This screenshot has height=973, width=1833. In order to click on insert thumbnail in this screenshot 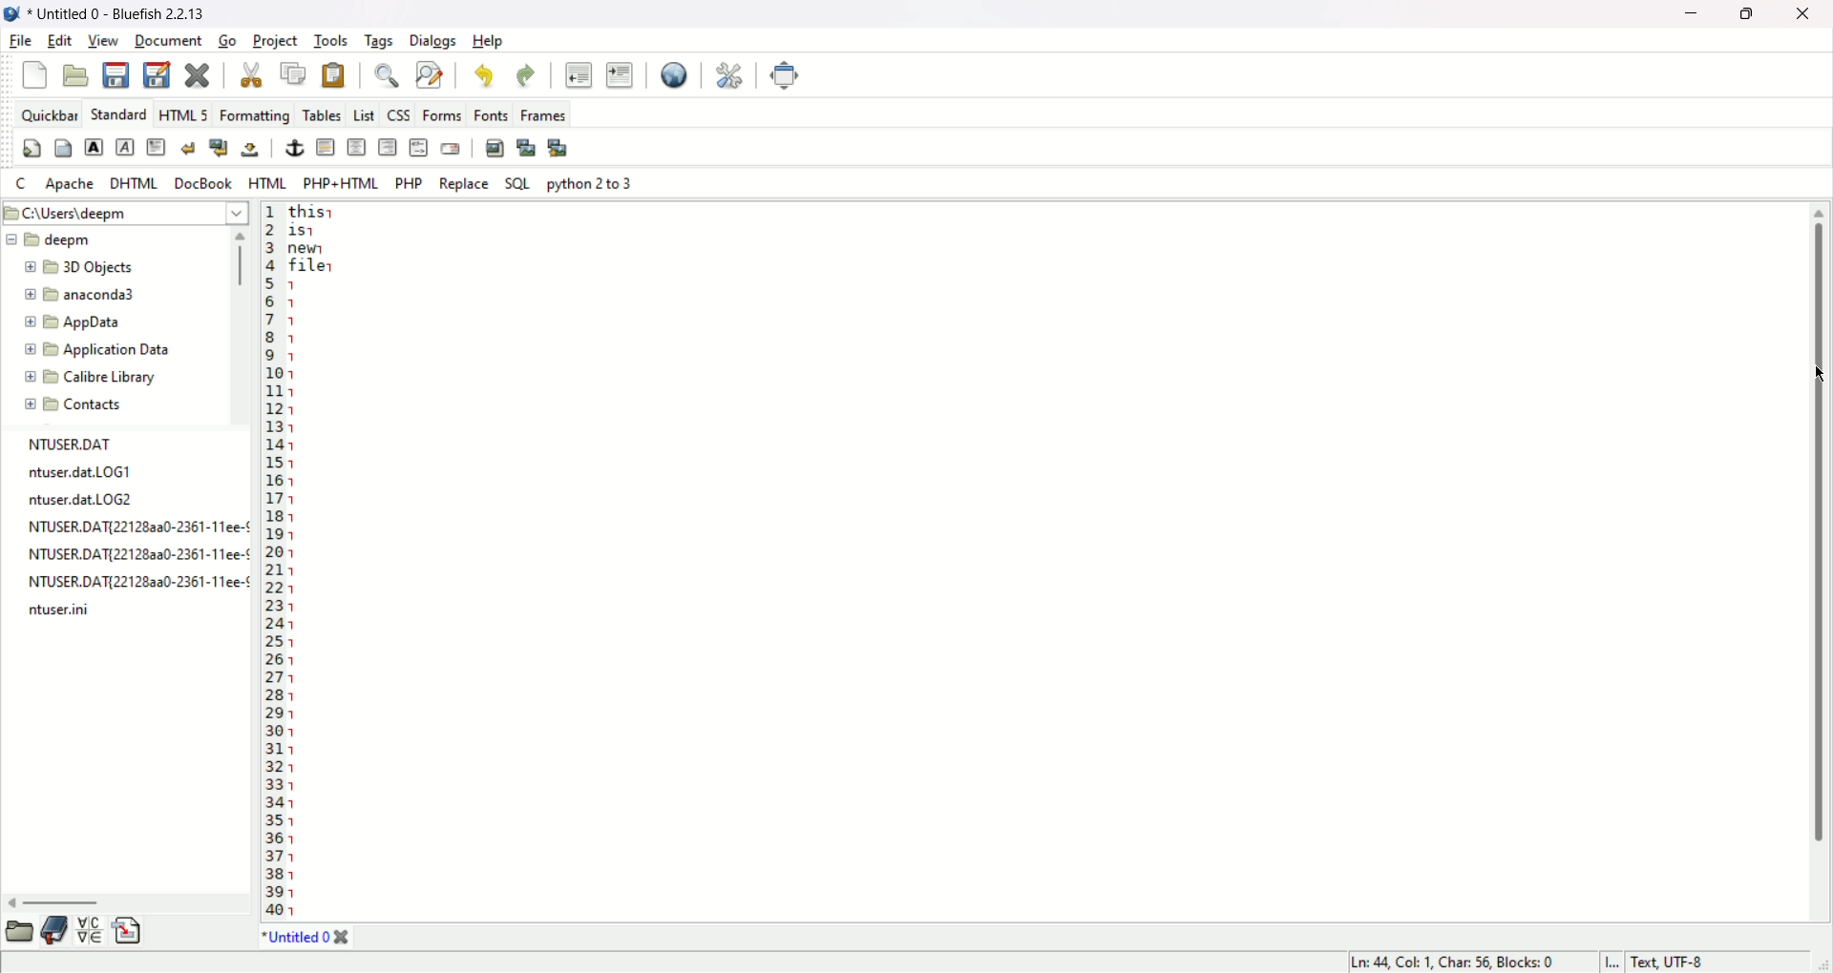, I will do `click(527, 147)`.